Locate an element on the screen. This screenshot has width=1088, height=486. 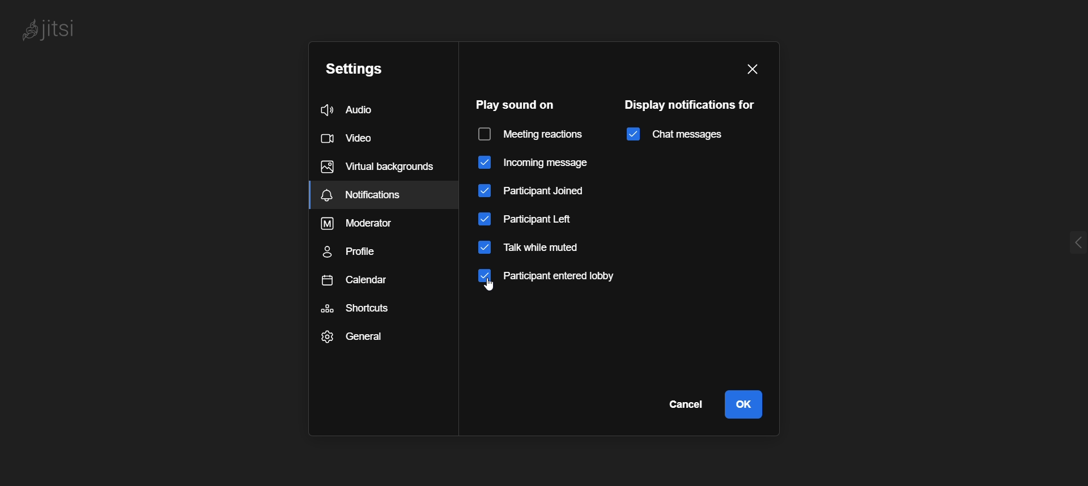
Cancel is located at coordinates (683, 403).